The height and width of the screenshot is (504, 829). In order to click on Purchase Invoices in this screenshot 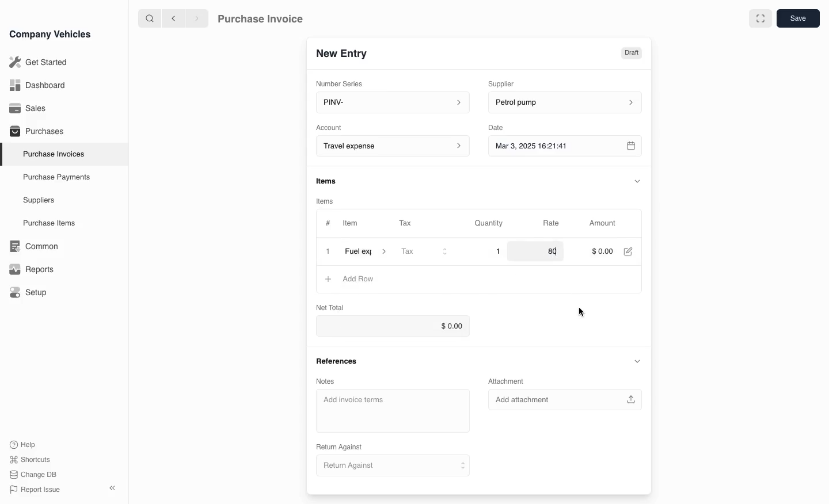, I will do `click(51, 154)`.